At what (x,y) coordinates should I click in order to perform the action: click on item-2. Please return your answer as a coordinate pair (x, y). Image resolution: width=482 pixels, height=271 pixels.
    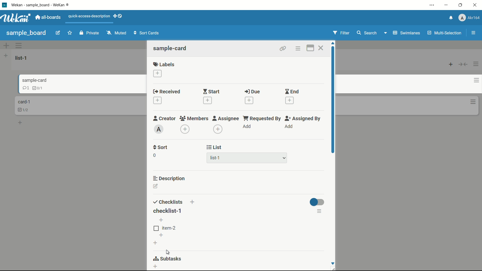
    Looking at the image, I should click on (165, 228).